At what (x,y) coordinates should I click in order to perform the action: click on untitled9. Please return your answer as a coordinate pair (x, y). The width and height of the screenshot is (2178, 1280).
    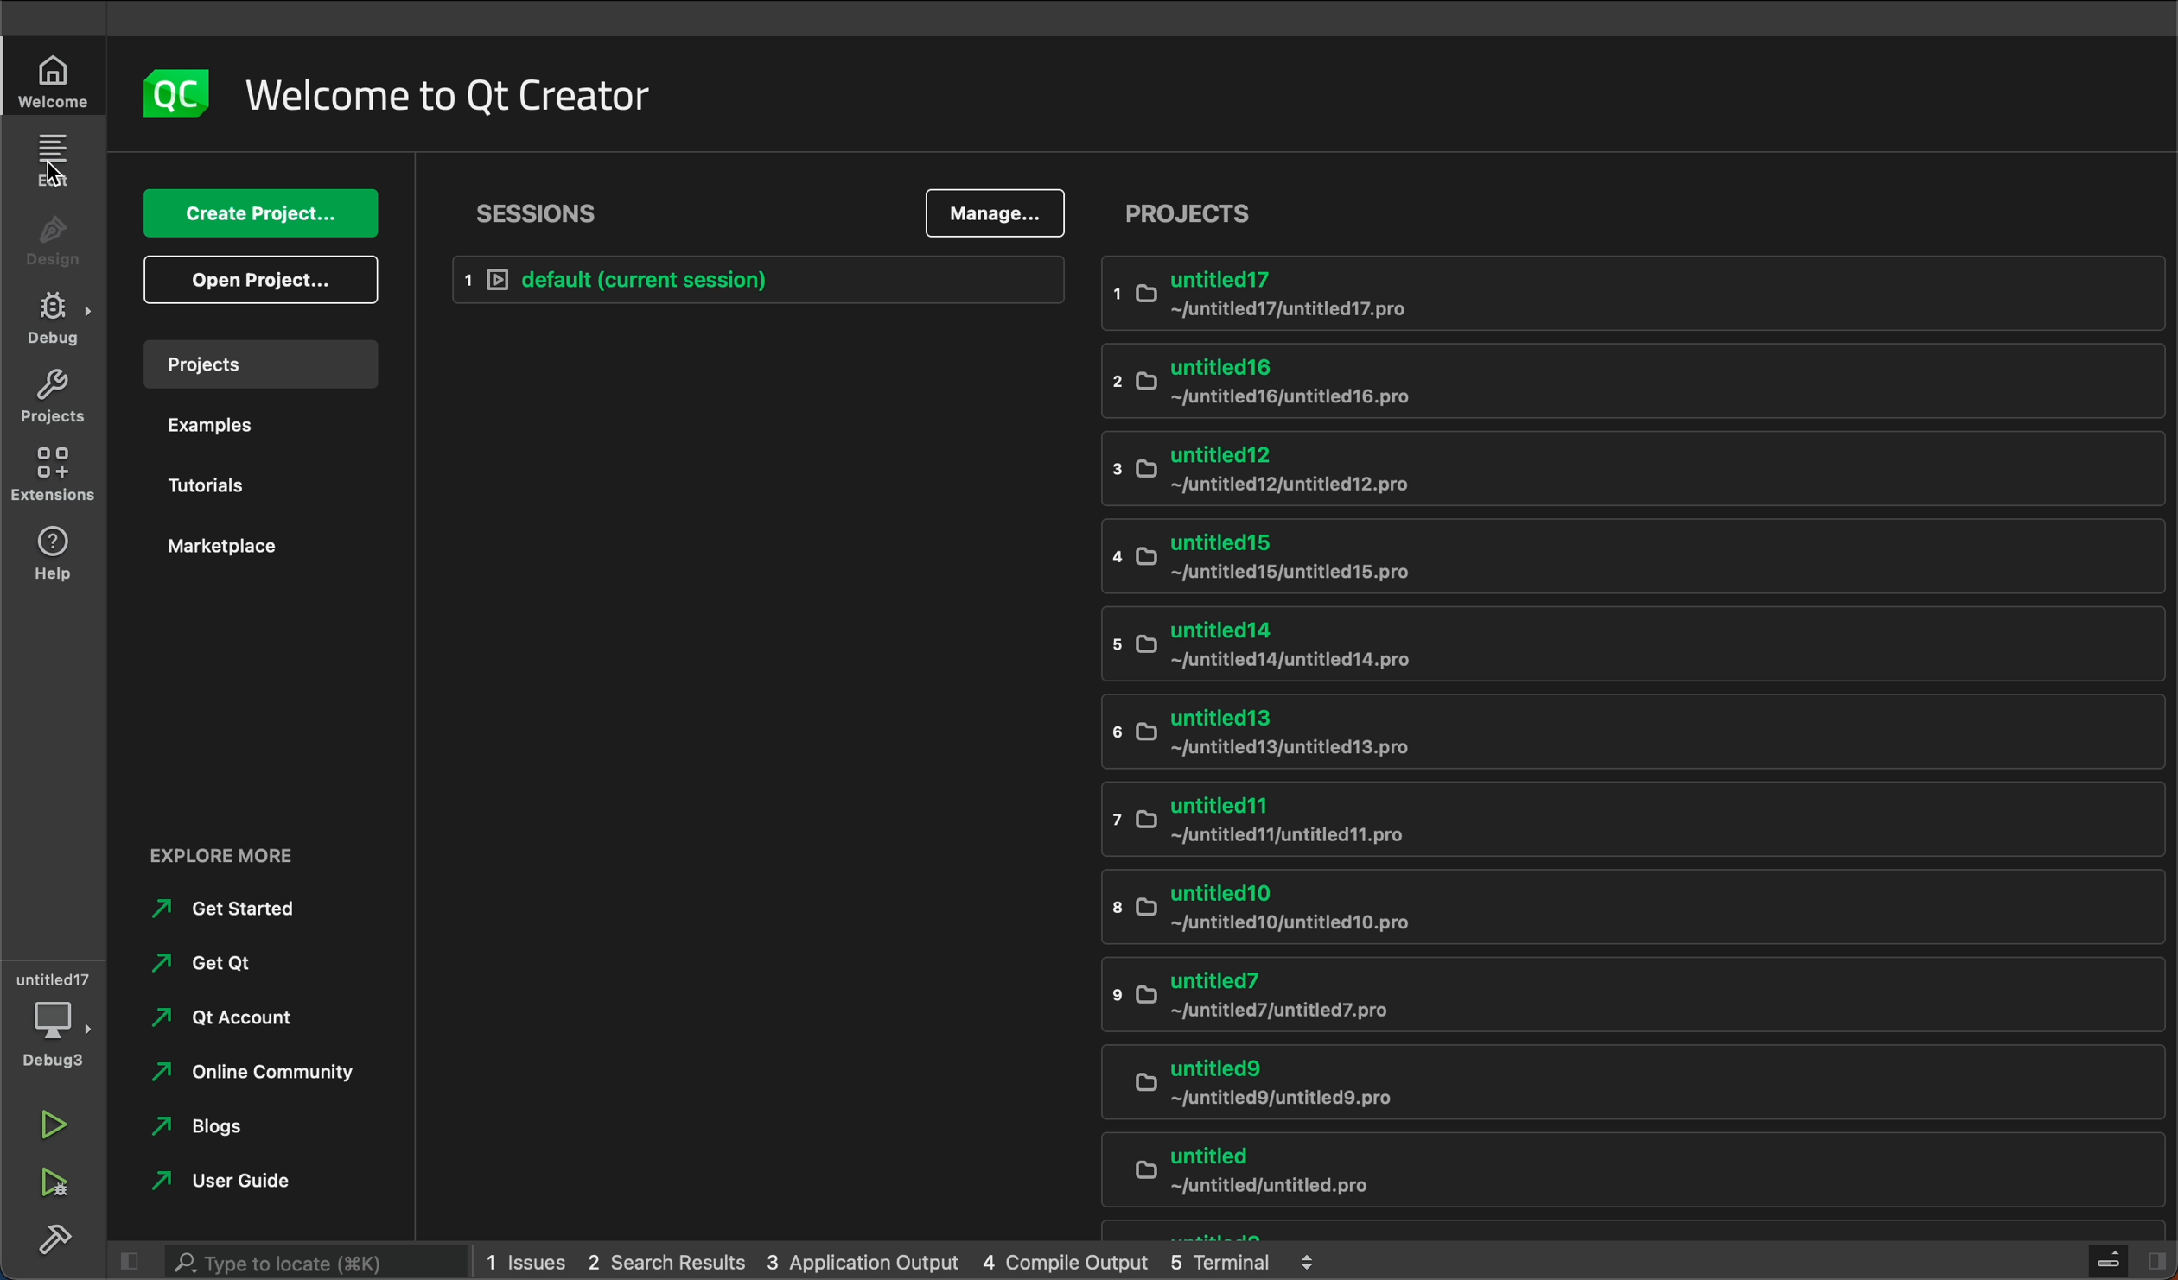
    Looking at the image, I should click on (1599, 1077).